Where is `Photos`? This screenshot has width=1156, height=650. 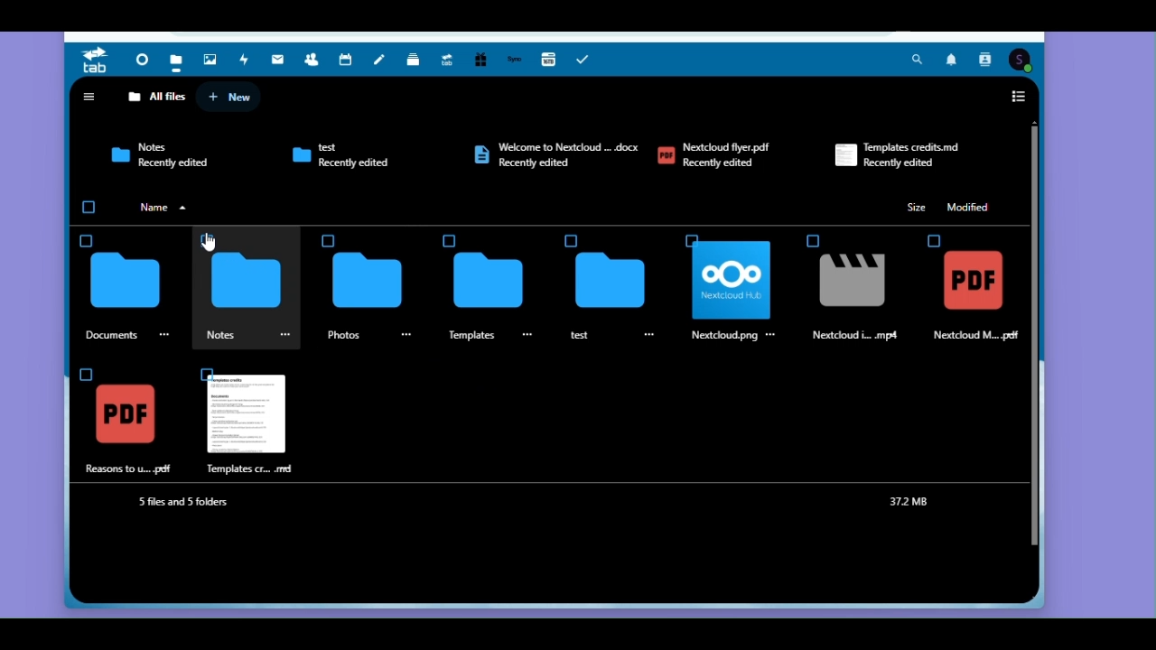 Photos is located at coordinates (344, 335).